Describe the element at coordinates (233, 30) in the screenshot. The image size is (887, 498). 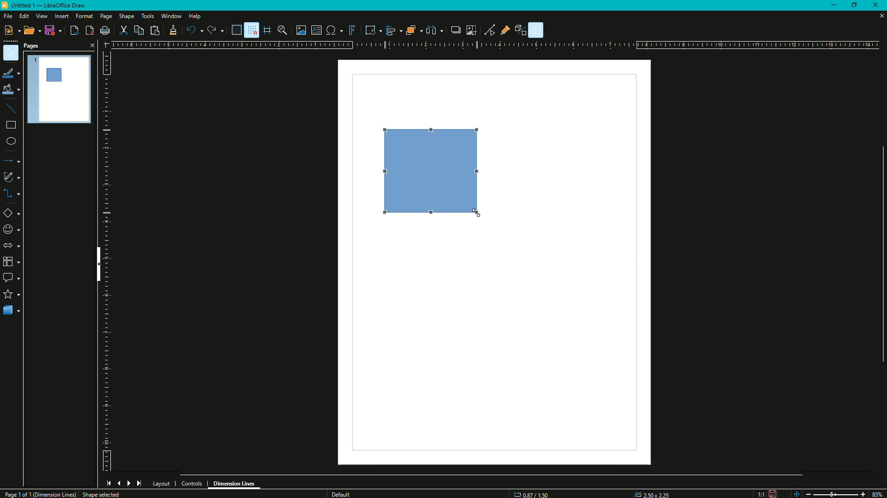
I see `Display Grid` at that location.